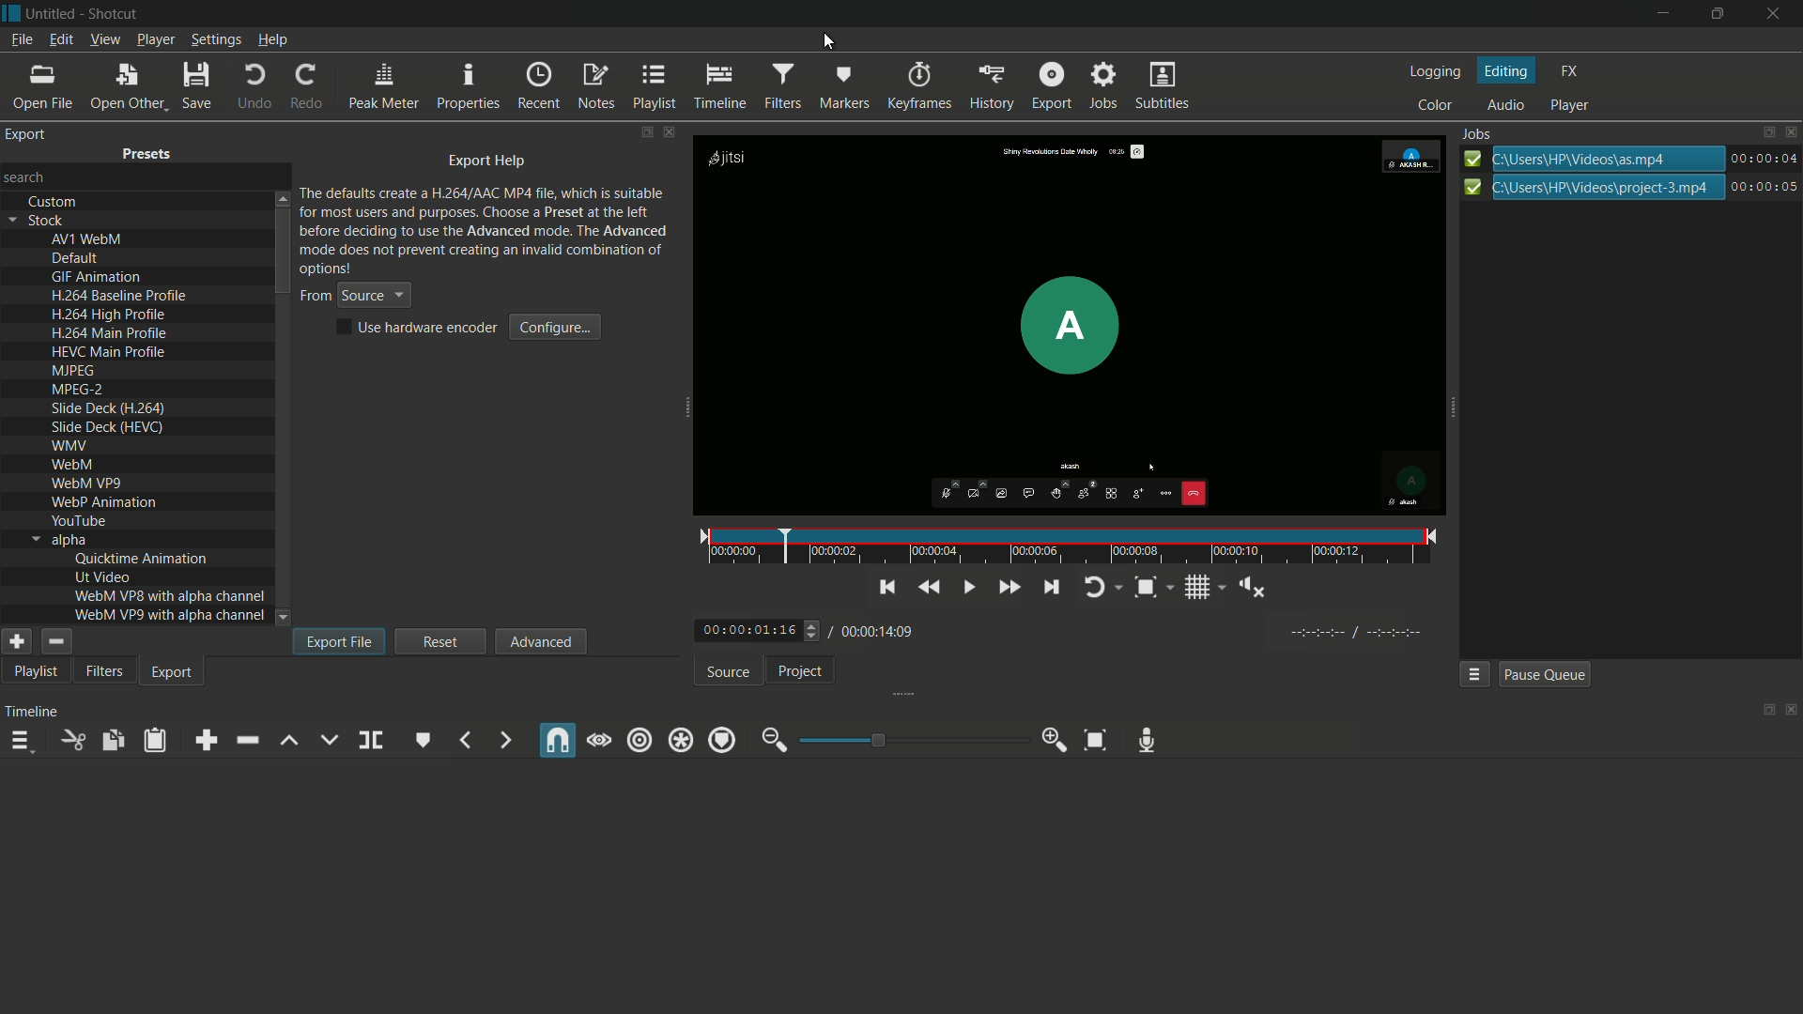 This screenshot has width=1803, height=1014. I want to click on file menu, so click(21, 39).